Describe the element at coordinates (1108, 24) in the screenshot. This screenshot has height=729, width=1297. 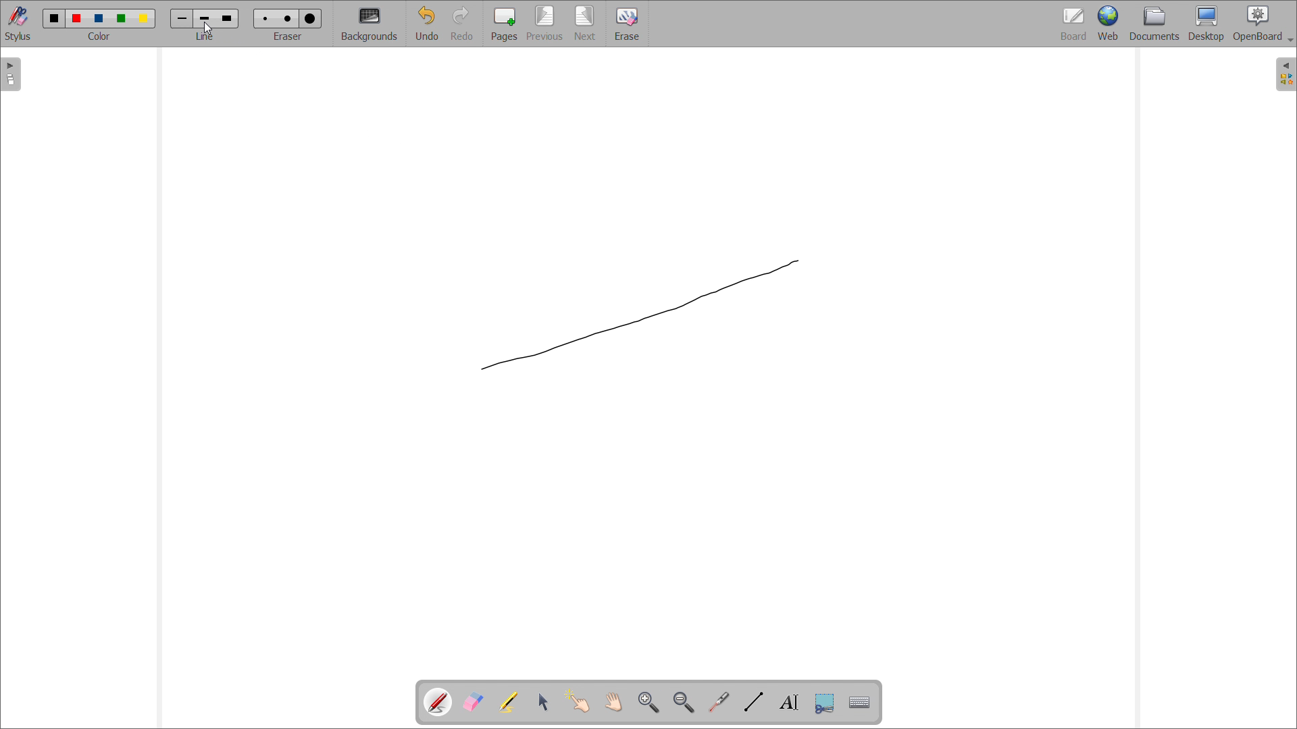
I see `web` at that location.